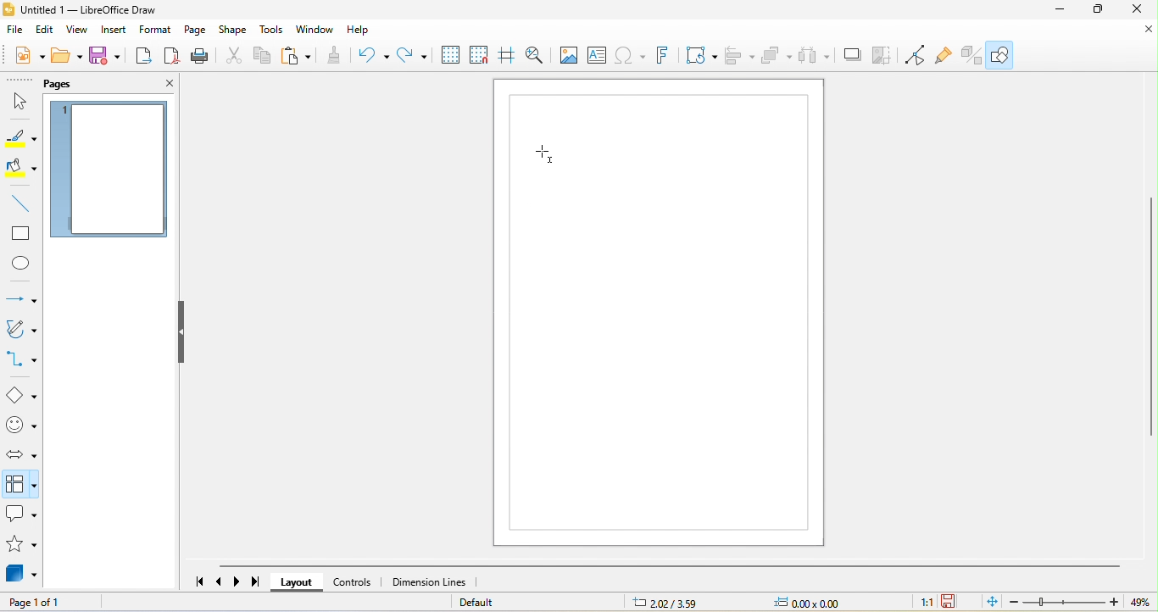 Image resolution: width=1158 pixels, height=612 pixels. Describe the element at coordinates (568, 56) in the screenshot. I see `image` at that location.